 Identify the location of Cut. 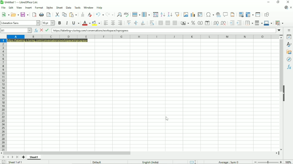
(57, 14).